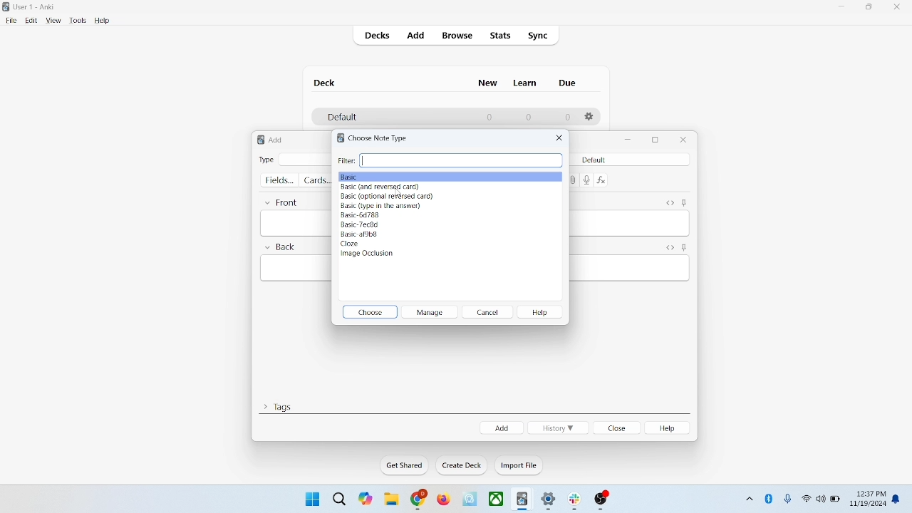 The image size is (912, 513). I want to click on record audio, so click(587, 181).